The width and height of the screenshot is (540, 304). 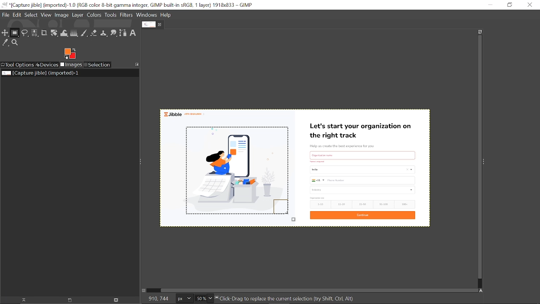 I want to click on Click-Drag to create current selection (try(Shift,Ctrl,Alt), so click(x=293, y=299).